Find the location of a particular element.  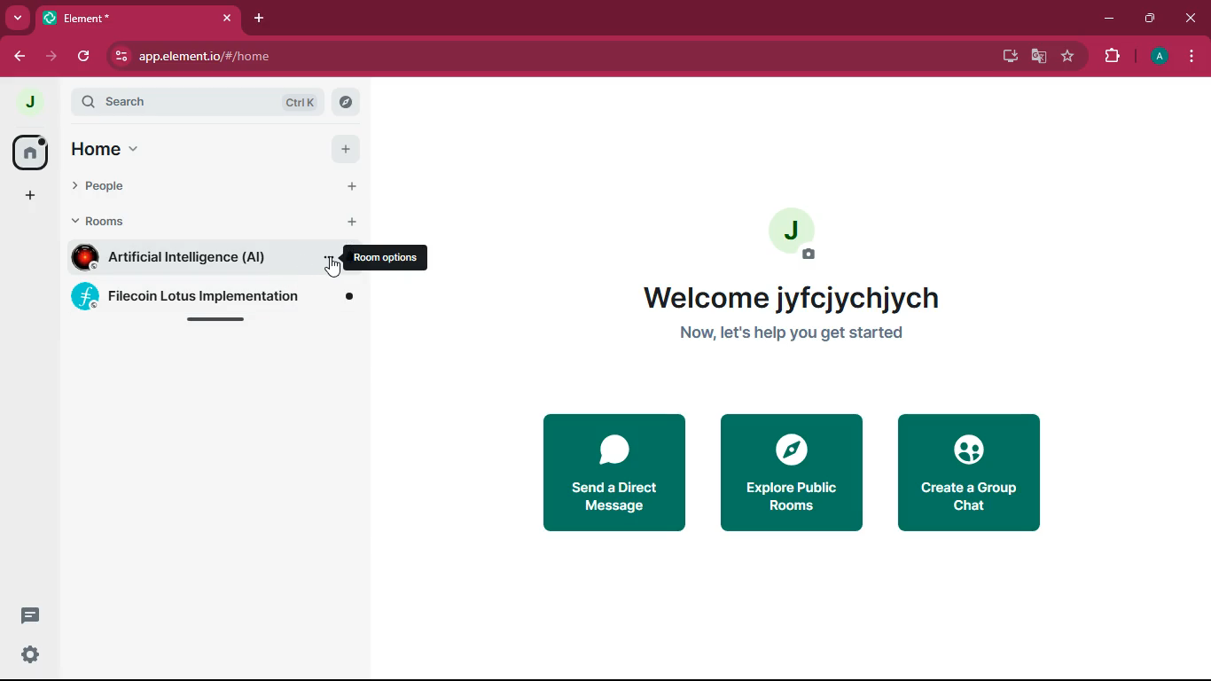

profile is located at coordinates (1161, 58).